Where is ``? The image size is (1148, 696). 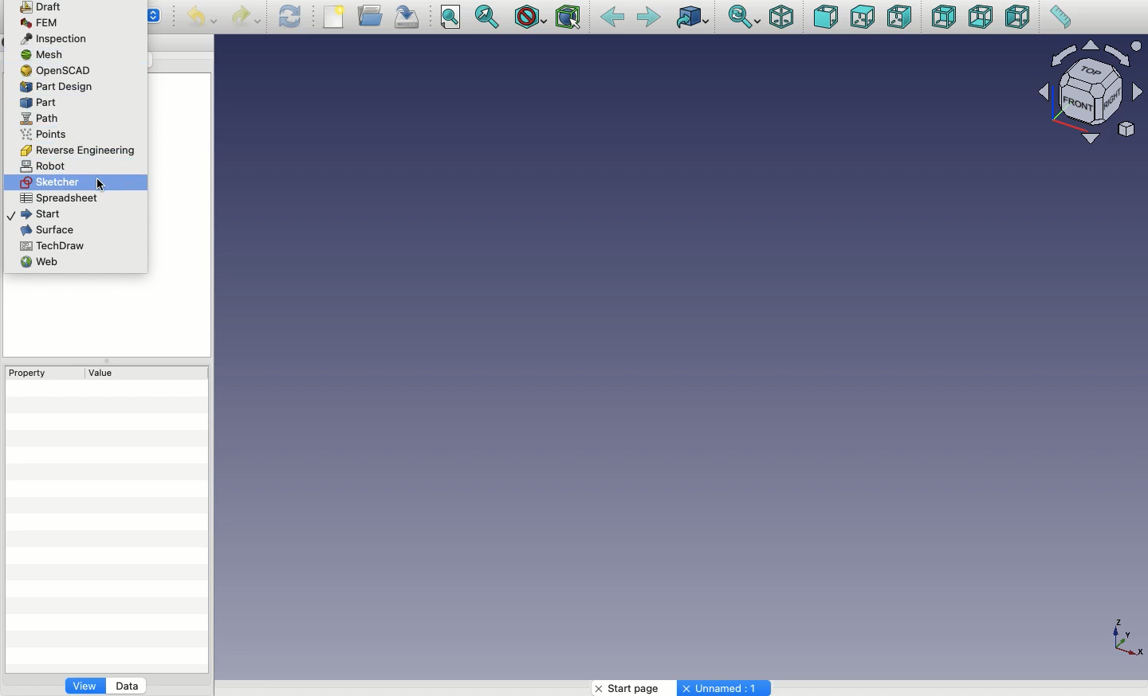  is located at coordinates (154, 15).